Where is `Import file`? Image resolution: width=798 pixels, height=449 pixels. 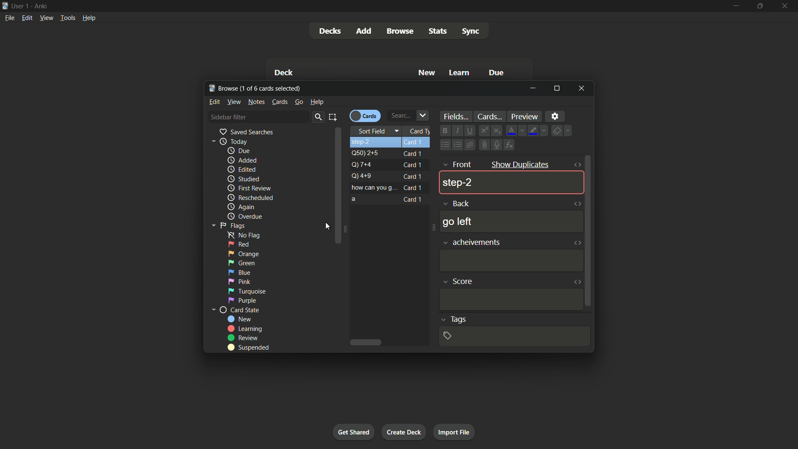 Import file is located at coordinates (455, 432).